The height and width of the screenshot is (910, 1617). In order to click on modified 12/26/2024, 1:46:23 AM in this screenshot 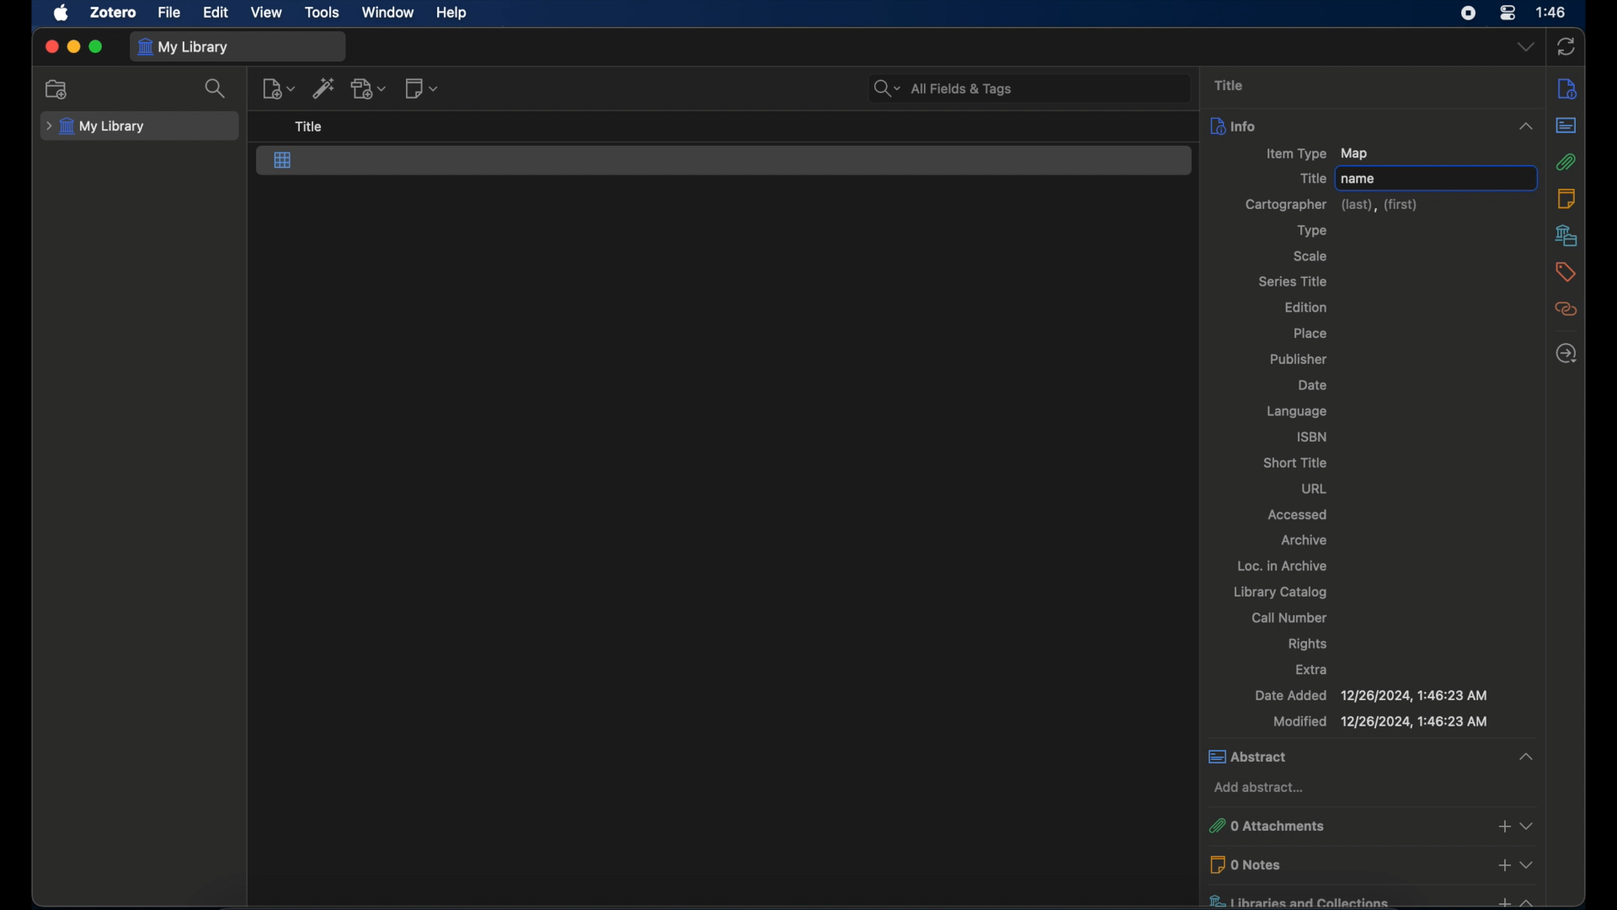, I will do `click(1379, 721)`.